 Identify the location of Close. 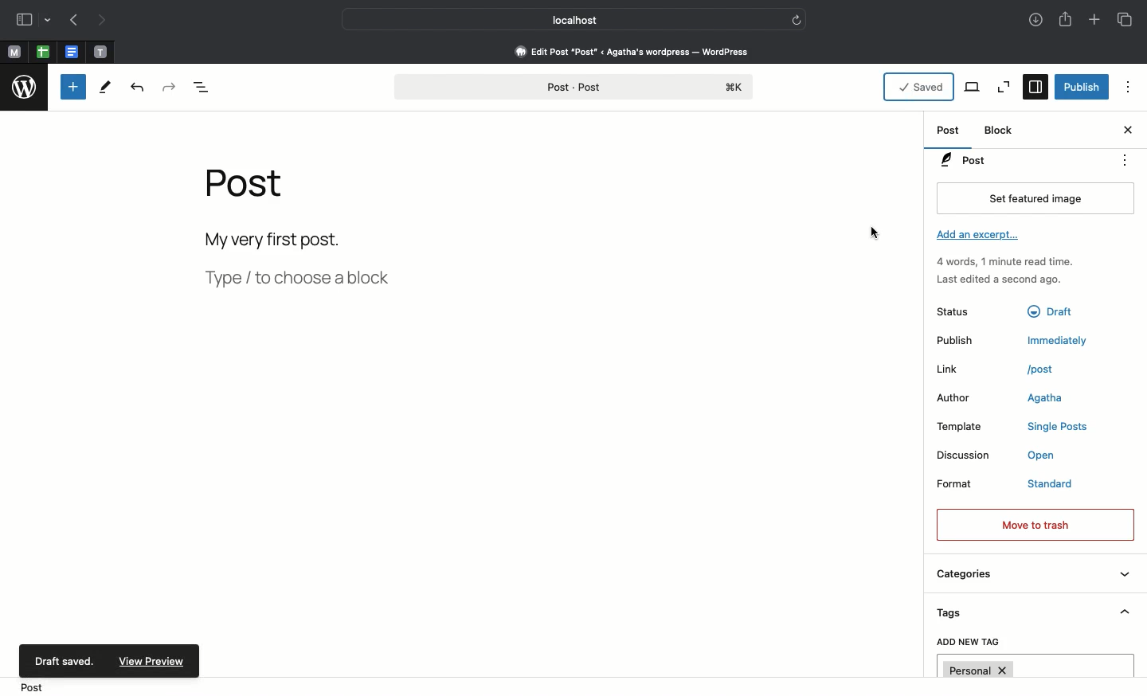
(1127, 131).